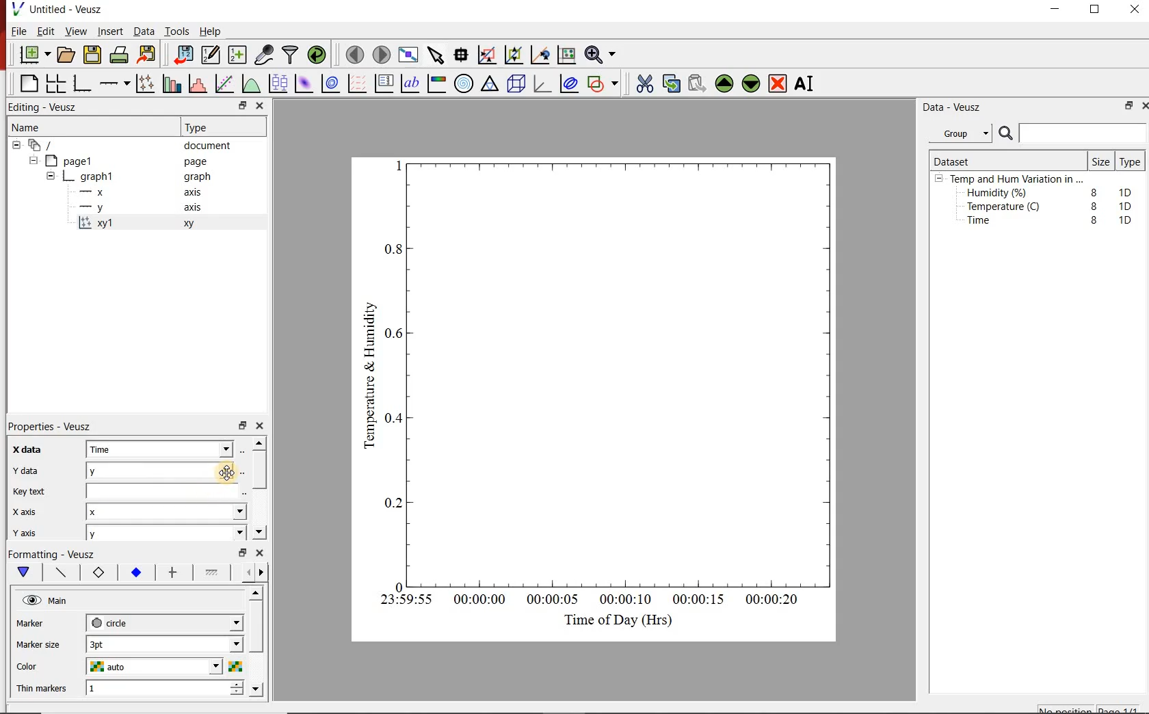 This screenshot has width=1149, height=714. Describe the element at coordinates (354, 55) in the screenshot. I see `move to the previous page` at that location.